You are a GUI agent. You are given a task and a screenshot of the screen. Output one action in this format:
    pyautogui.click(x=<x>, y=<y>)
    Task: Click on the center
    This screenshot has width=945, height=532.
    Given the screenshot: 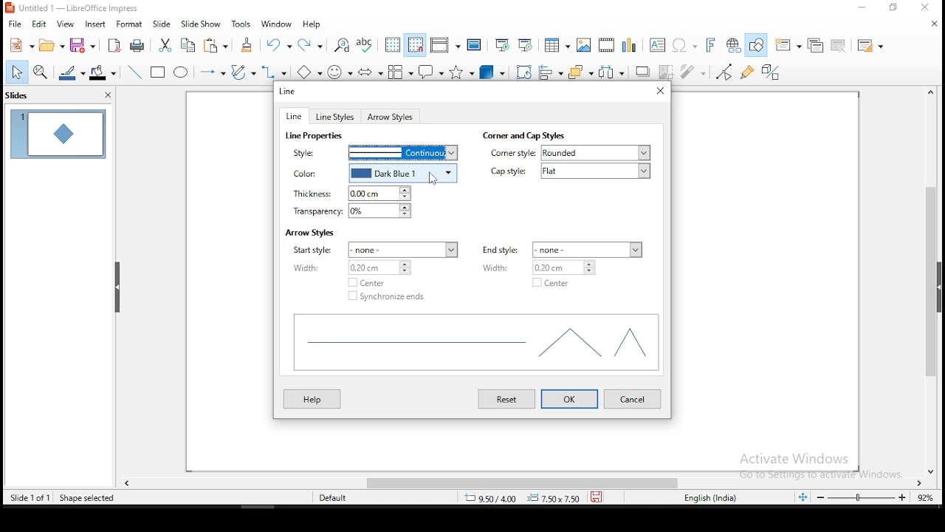 What is the action you would take?
    pyautogui.click(x=551, y=283)
    